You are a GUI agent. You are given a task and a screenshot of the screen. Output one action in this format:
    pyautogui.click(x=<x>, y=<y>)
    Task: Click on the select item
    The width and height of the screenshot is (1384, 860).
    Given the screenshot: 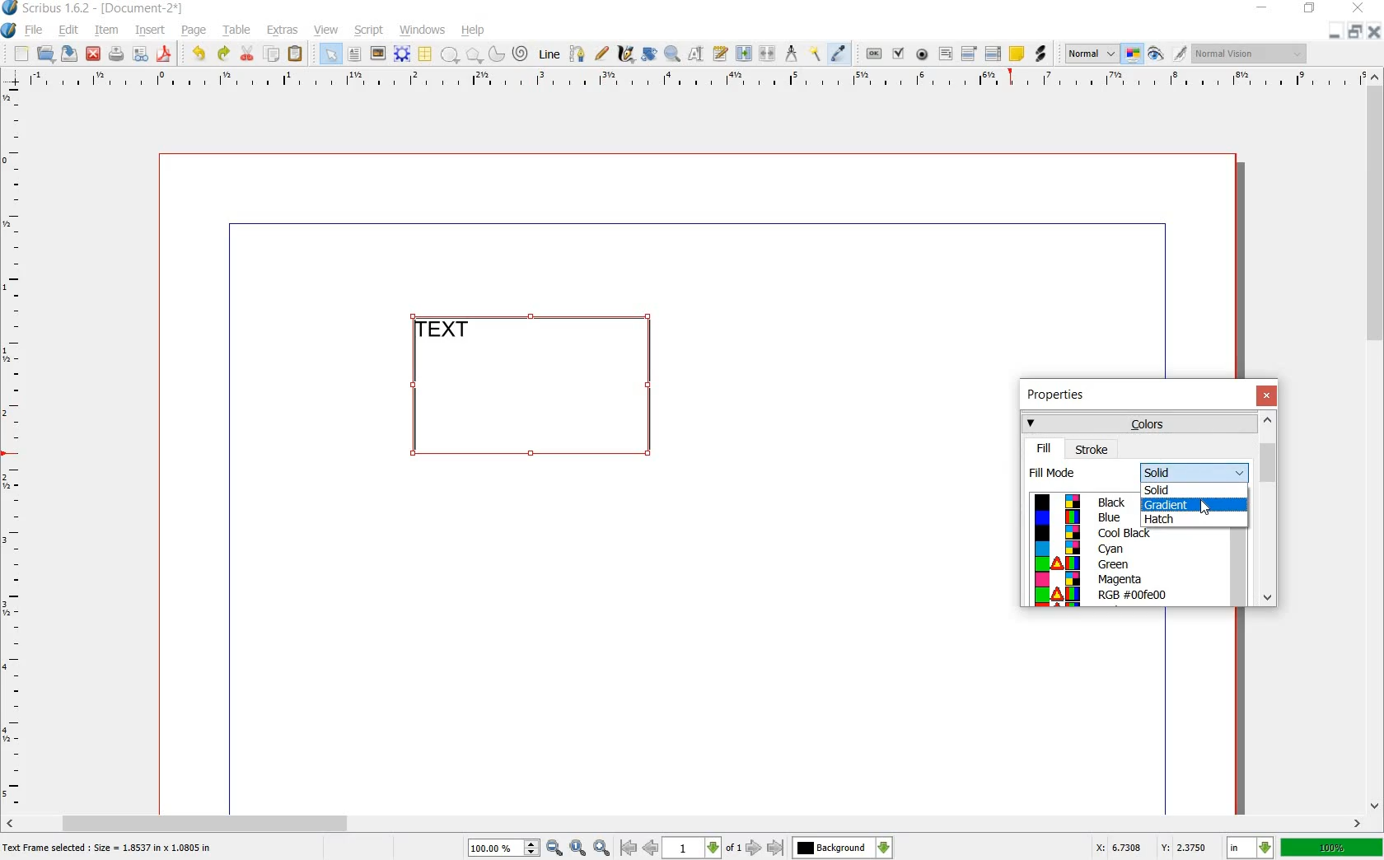 What is the action you would take?
    pyautogui.click(x=330, y=54)
    